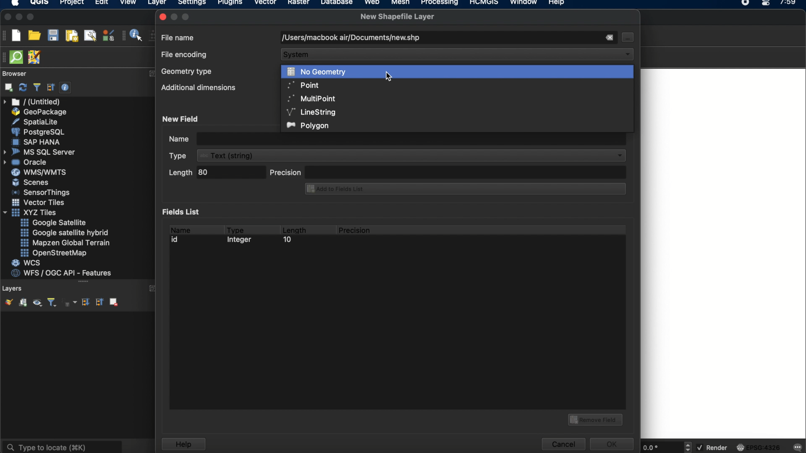 This screenshot has height=453, width=806. I want to click on web, so click(372, 3).